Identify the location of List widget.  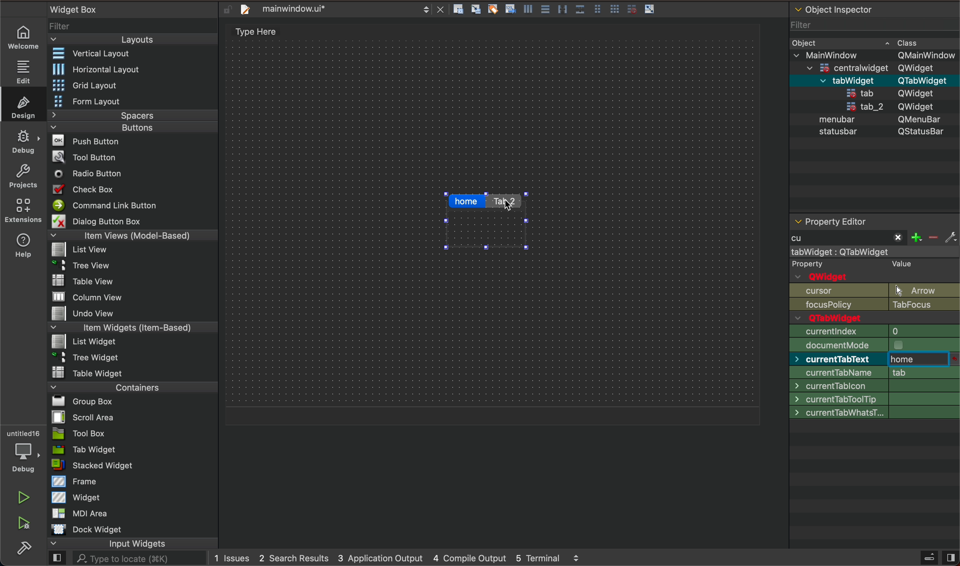
(80, 341).